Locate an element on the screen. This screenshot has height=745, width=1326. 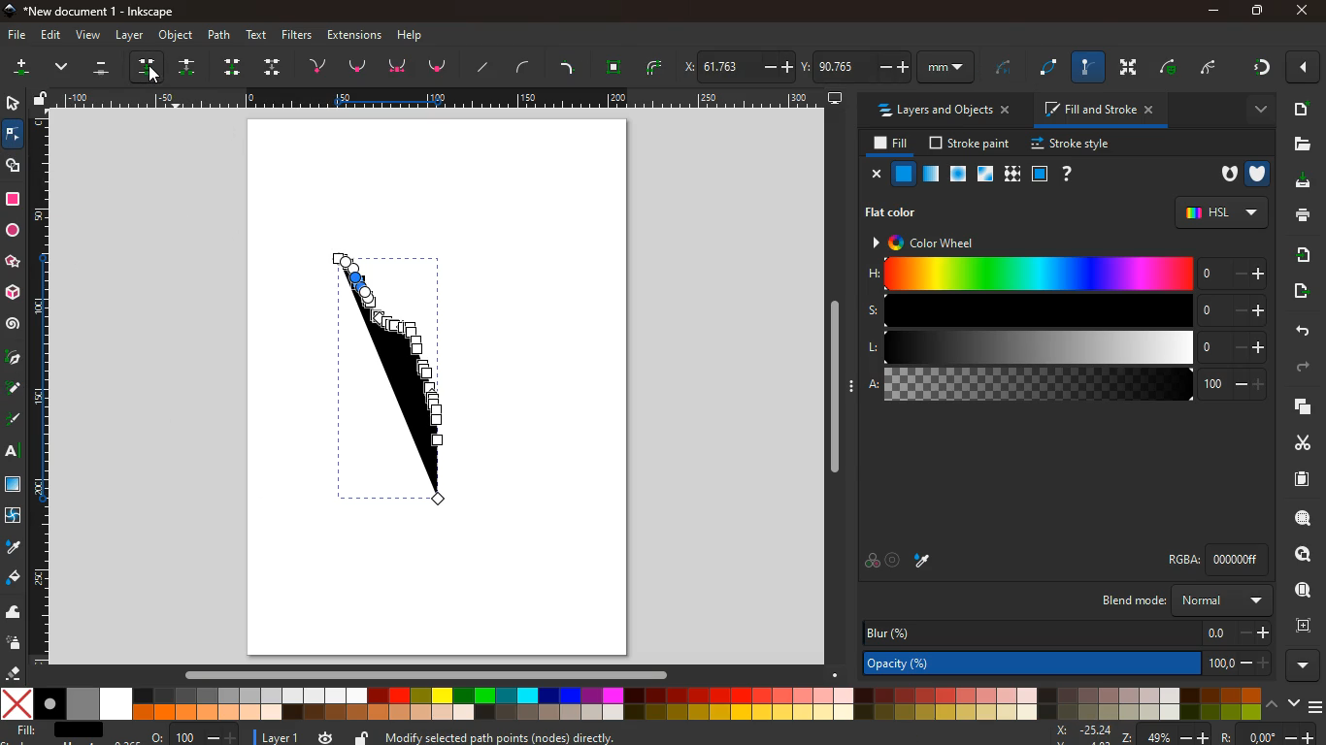
more is located at coordinates (1253, 110).